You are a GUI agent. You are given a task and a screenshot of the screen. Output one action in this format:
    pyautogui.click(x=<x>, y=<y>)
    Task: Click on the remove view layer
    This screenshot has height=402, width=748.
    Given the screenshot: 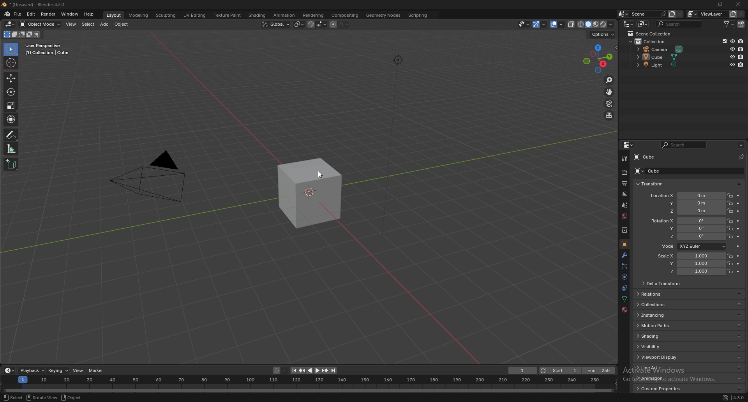 What is the action you would take?
    pyautogui.click(x=742, y=14)
    